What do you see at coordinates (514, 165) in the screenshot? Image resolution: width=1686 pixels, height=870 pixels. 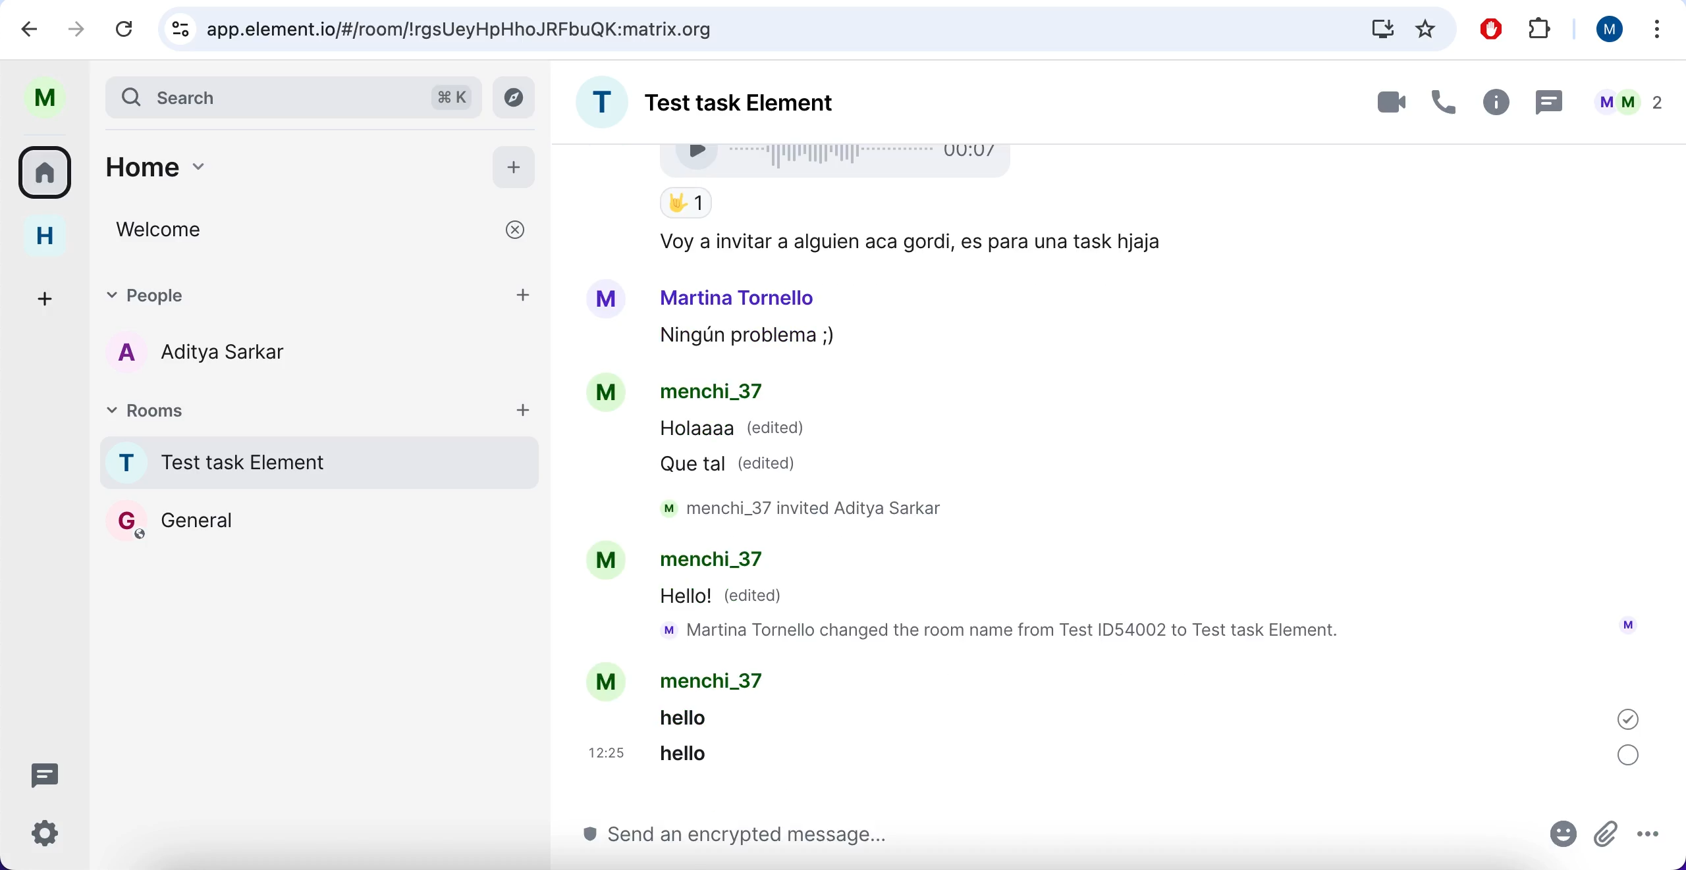 I see `add` at bounding box center [514, 165].